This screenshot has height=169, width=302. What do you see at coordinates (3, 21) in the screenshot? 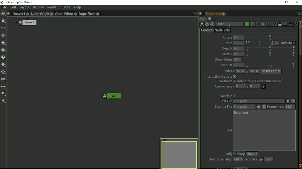
I see `Draw` at bounding box center [3, 21].